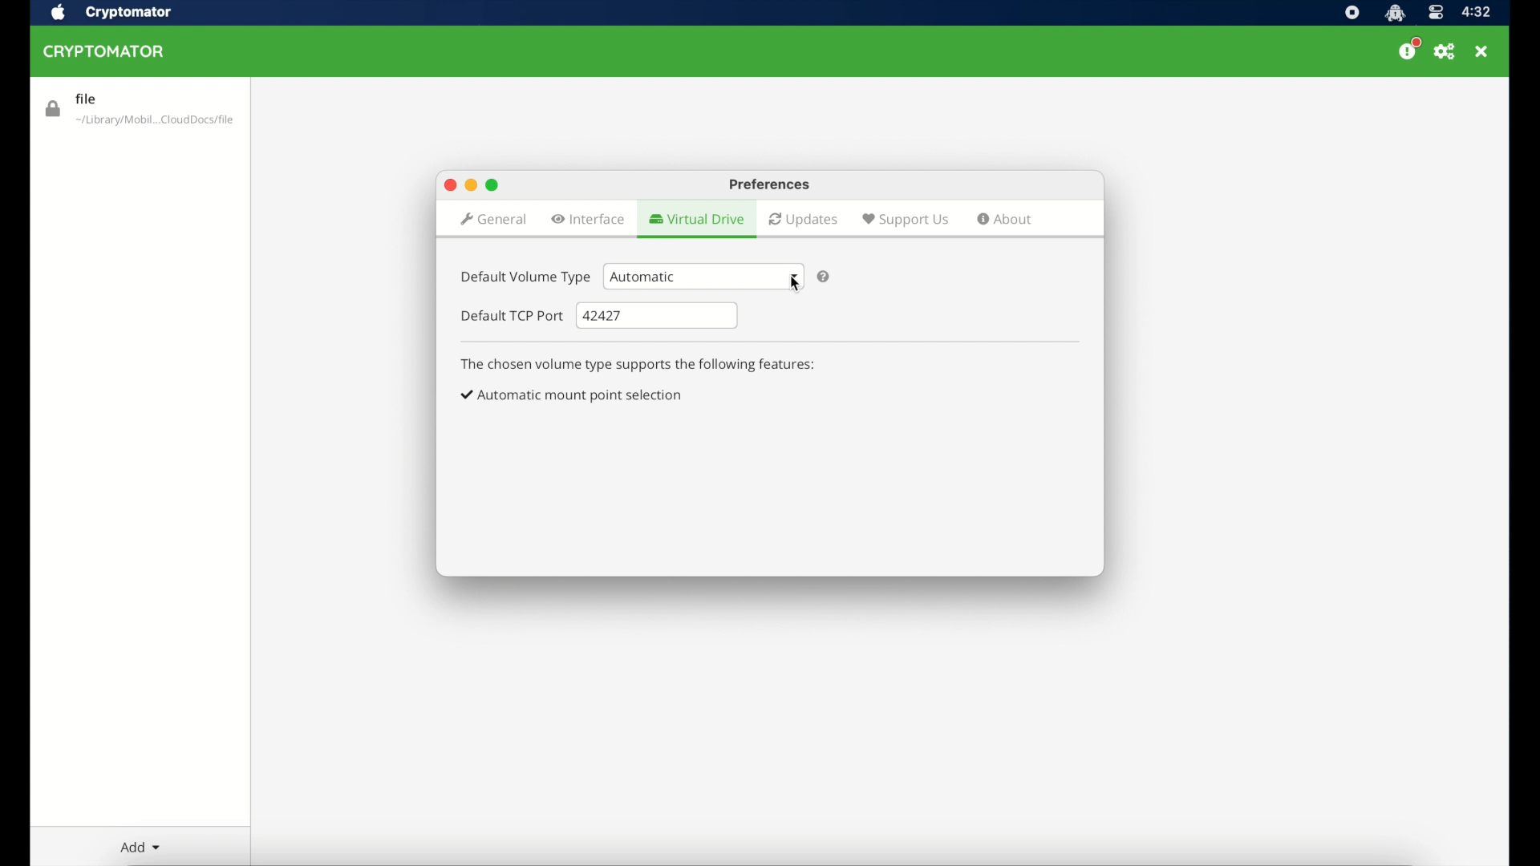 The width and height of the screenshot is (1540, 866). I want to click on general, so click(492, 221).